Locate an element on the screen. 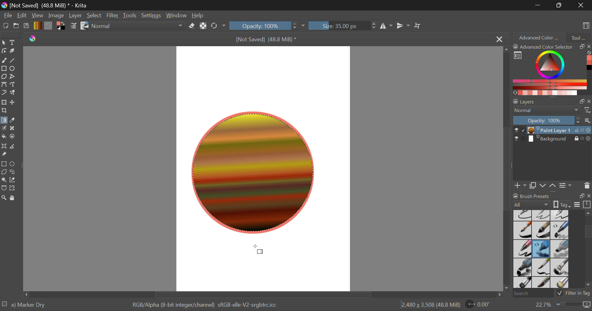 The width and height of the screenshot is (592, 311). Bristles-4 Glaze is located at coordinates (542, 283).